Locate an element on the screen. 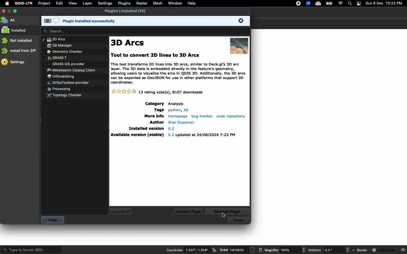  Help is located at coordinates (52, 220).